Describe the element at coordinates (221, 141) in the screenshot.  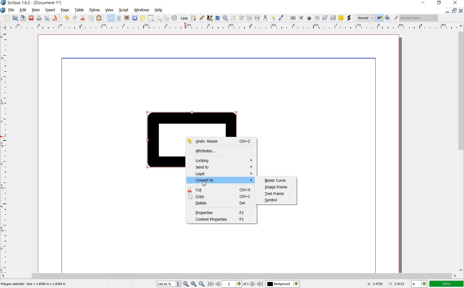
I see `UNDO: Resize Ctrl+Z` at that location.